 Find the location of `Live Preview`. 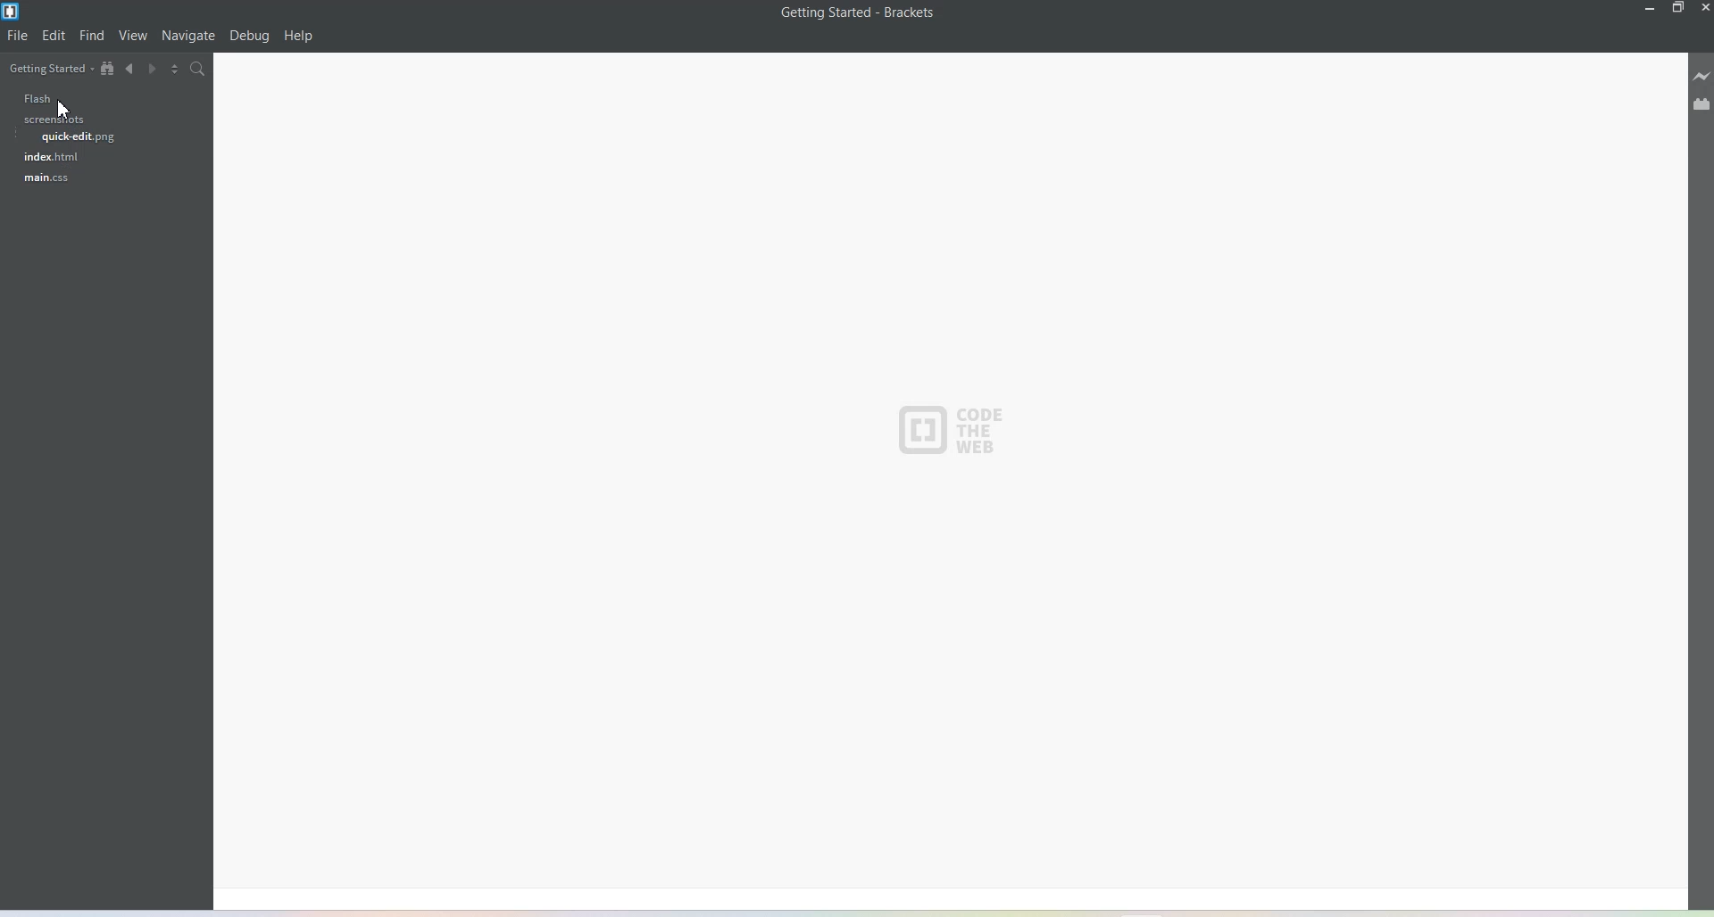

Live Preview is located at coordinates (1702, 78).